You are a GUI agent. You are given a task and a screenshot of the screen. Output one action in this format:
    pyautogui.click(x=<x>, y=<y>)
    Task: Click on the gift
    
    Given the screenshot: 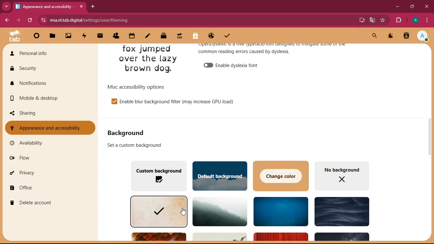 What is the action you would take?
    pyautogui.click(x=196, y=36)
    